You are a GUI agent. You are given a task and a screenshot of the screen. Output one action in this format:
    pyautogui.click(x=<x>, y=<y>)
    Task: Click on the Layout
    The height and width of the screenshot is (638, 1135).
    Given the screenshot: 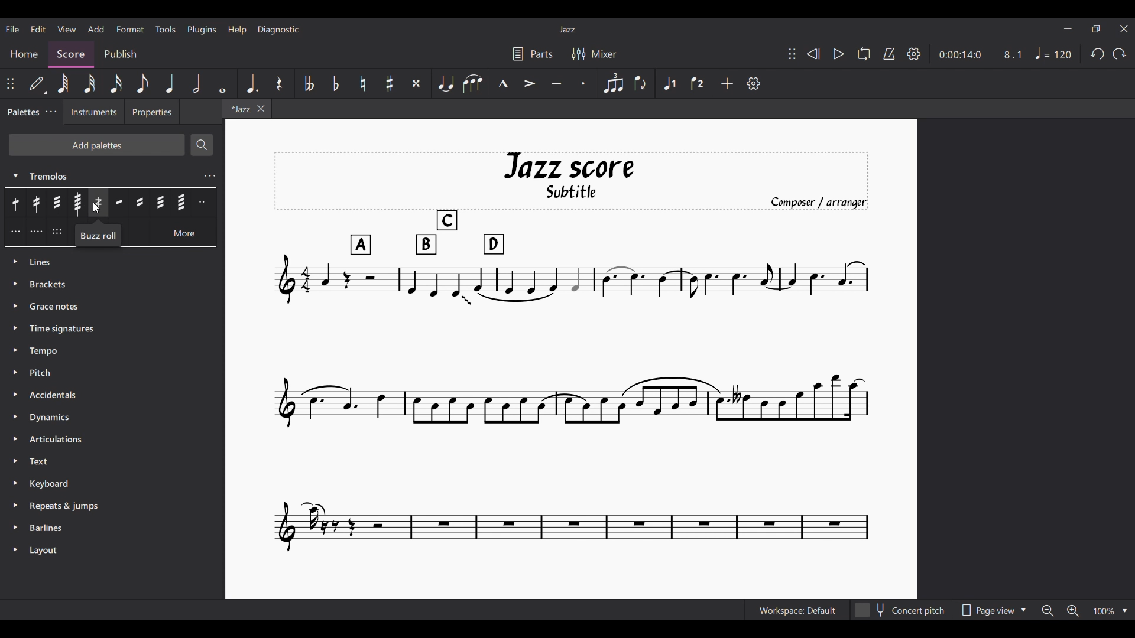 What is the action you would take?
    pyautogui.click(x=111, y=551)
    